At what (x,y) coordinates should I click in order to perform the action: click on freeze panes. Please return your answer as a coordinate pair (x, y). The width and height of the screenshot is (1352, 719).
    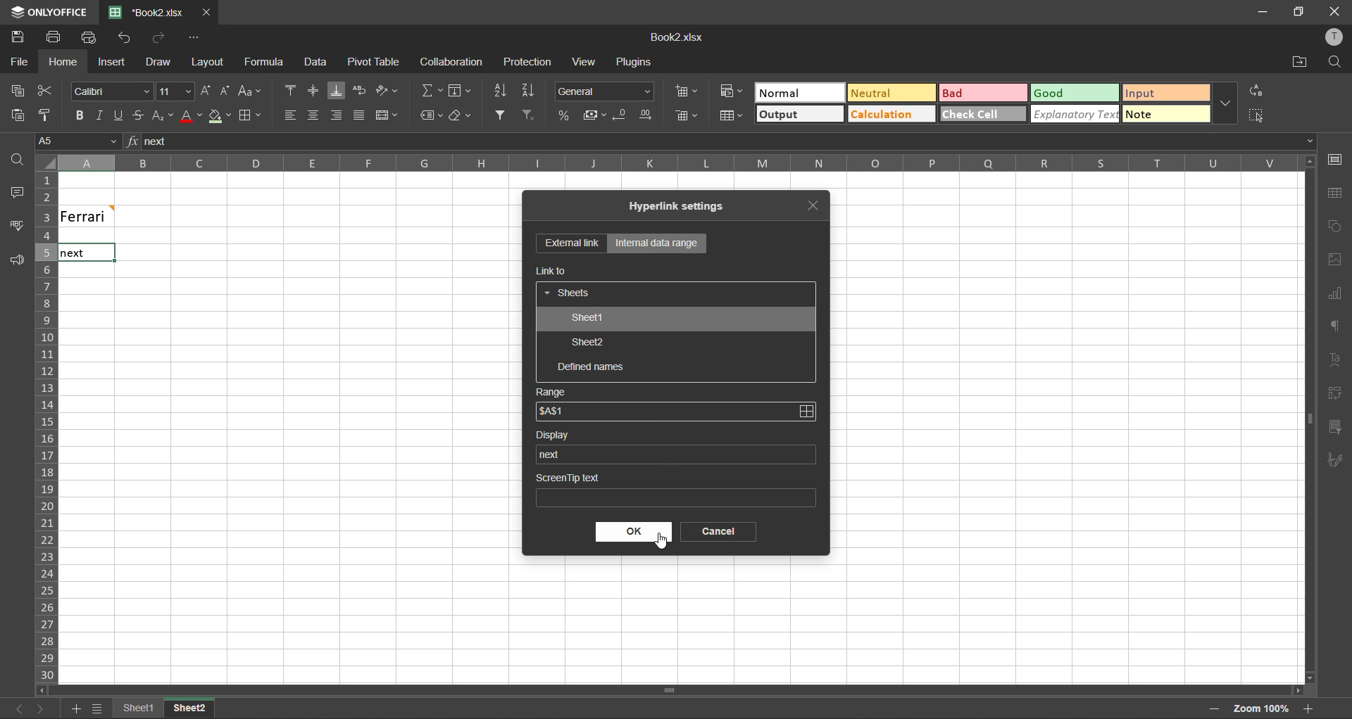
    Looking at the image, I should click on (133, 708).